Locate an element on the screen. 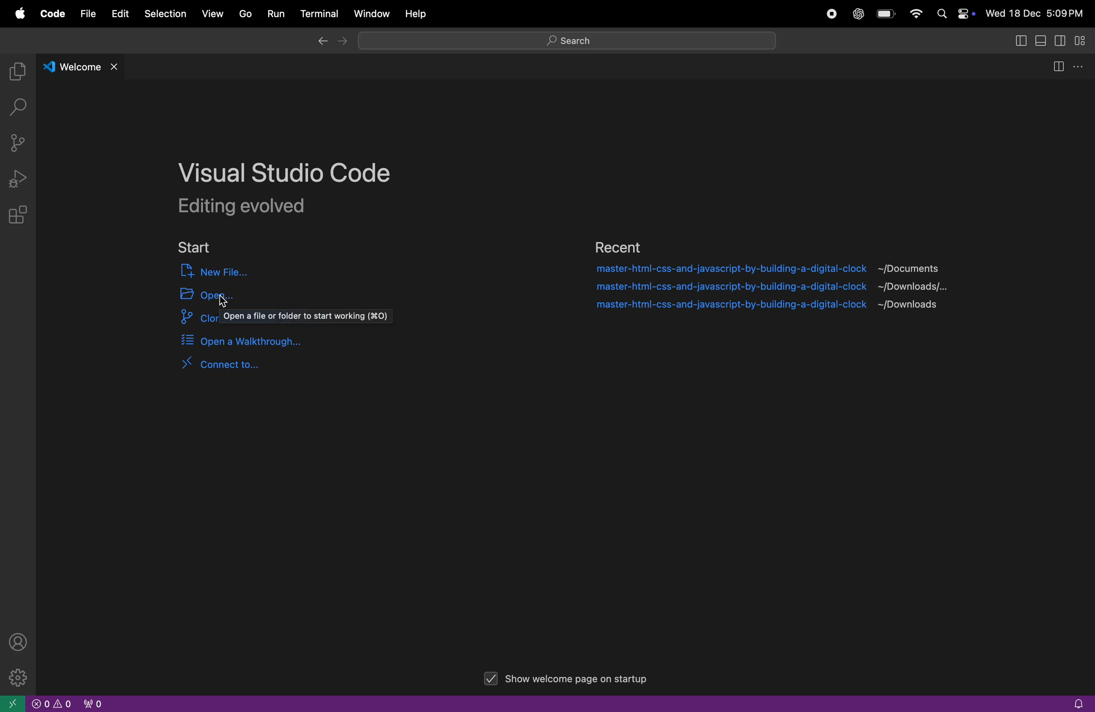 The width and height of the screenshot is (1095, 712). search is located at coordinates (22, 109).